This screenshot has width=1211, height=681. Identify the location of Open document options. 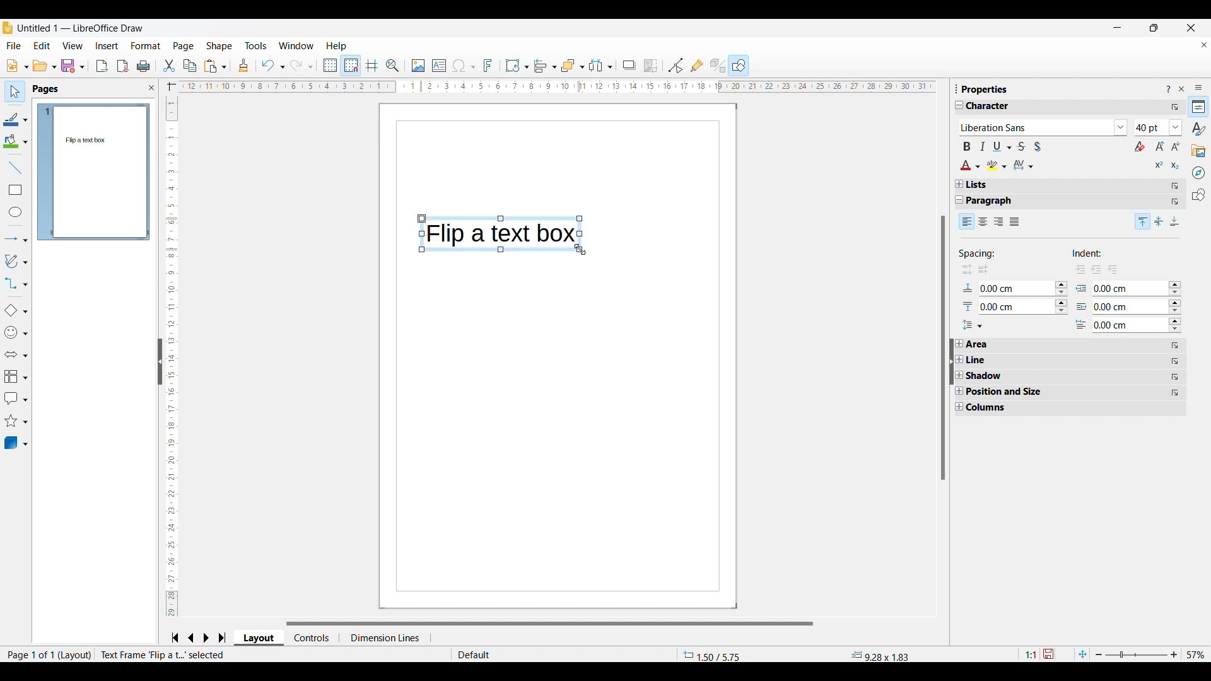
(45, 65).